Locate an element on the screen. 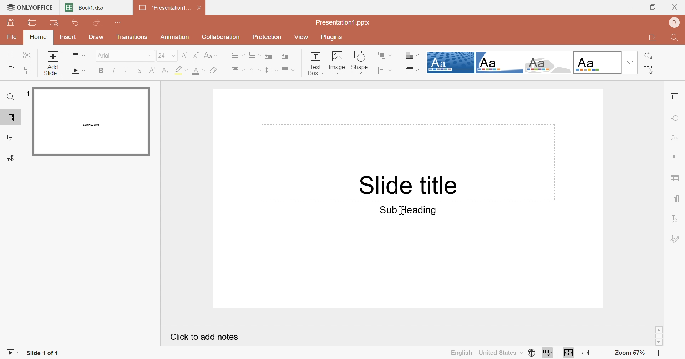 The height and width of the screenshot is (359, 685). Protection is located at coordinates (269, 37).